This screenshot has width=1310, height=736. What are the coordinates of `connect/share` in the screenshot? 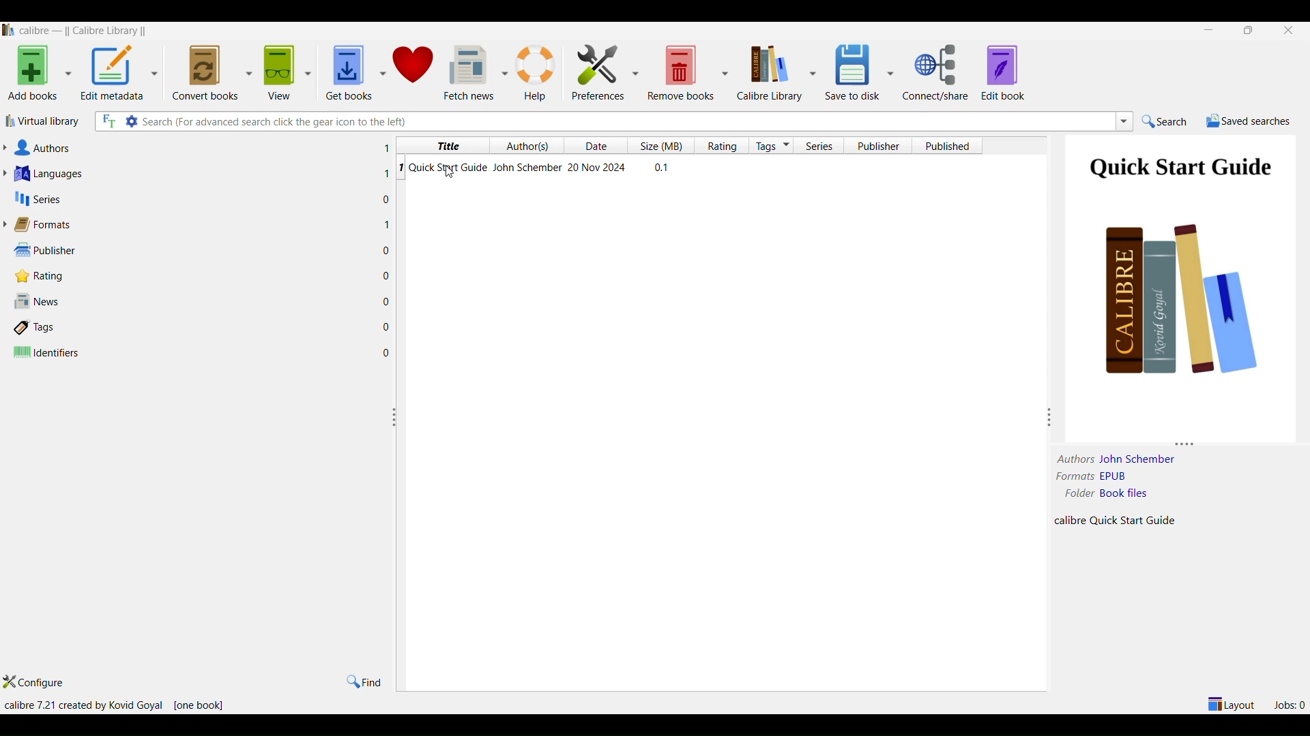 It's located at (938, 74).